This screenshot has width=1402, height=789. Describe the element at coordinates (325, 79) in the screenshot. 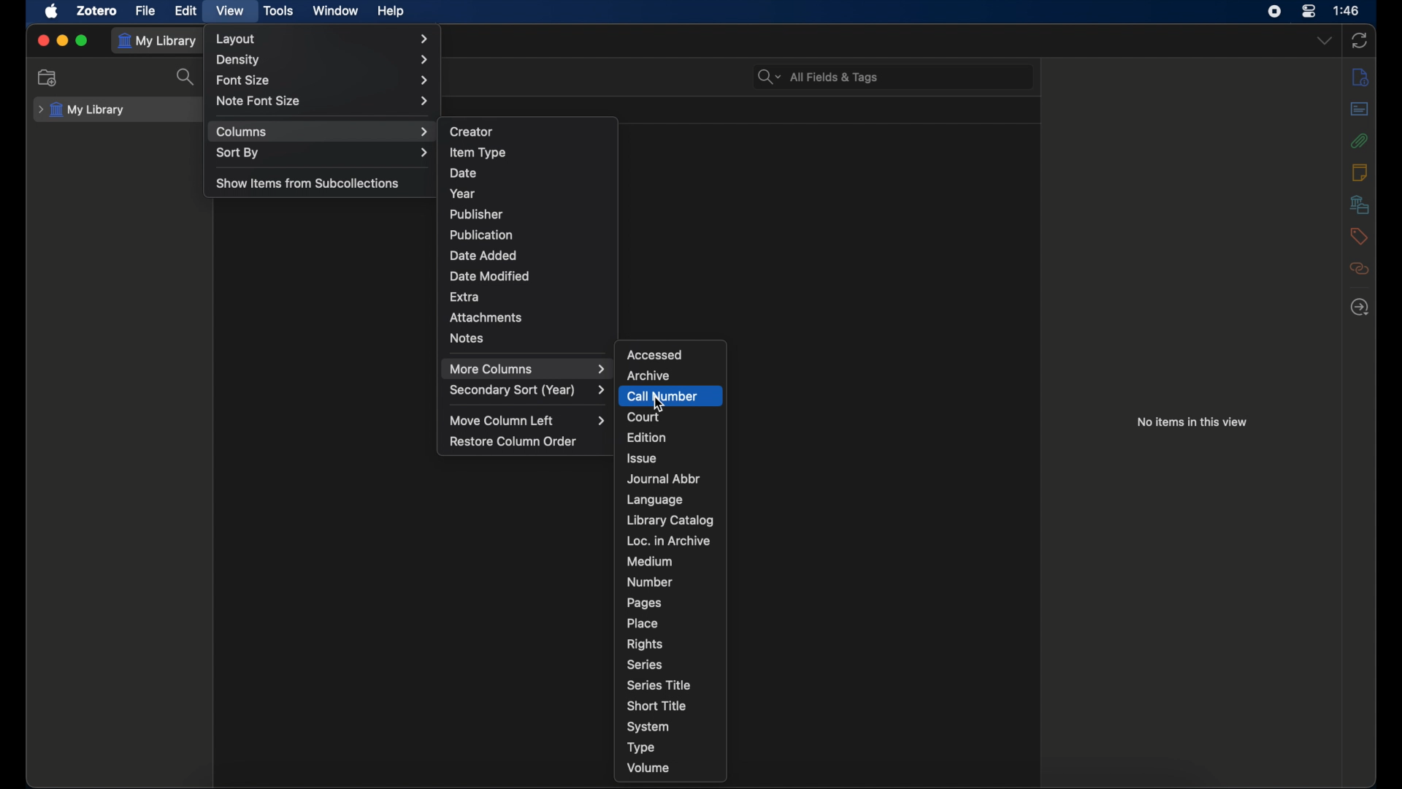

I see `font size` at that location.